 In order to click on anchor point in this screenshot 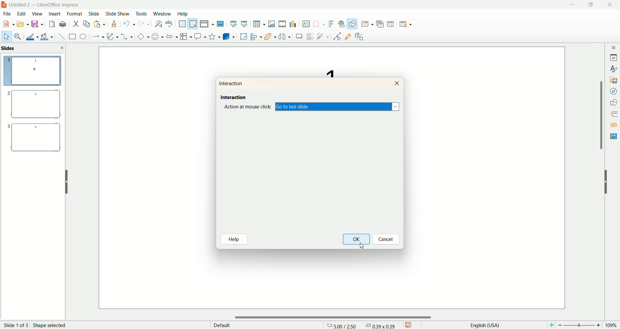, I will do `click(383, 325)`.